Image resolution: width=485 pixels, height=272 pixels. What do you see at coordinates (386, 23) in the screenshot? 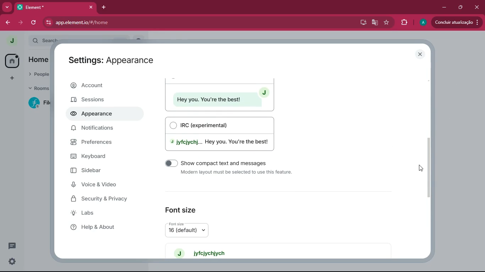
I see `favourite ` at bounding box center [386, 23].